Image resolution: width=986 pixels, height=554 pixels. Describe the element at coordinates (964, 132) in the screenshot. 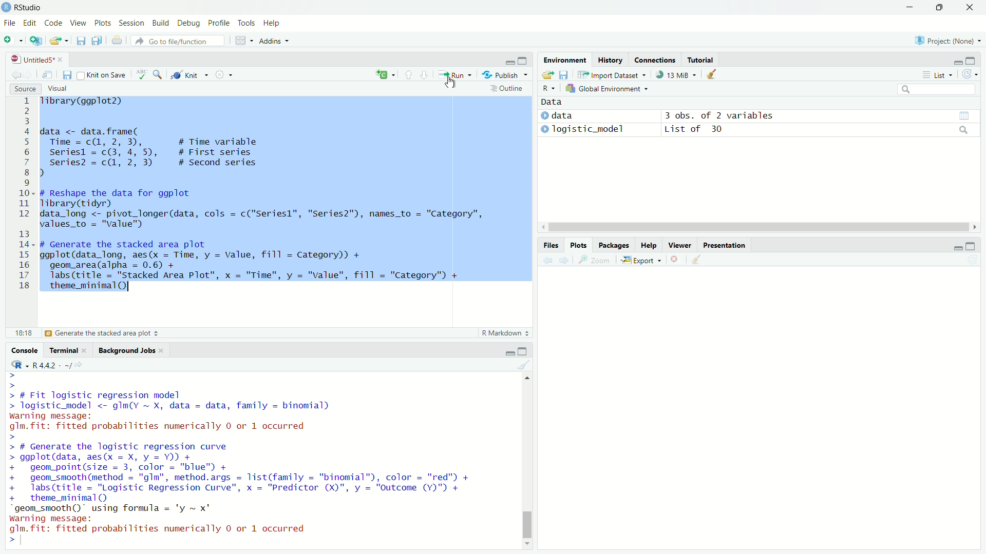

I see `search` at that location.